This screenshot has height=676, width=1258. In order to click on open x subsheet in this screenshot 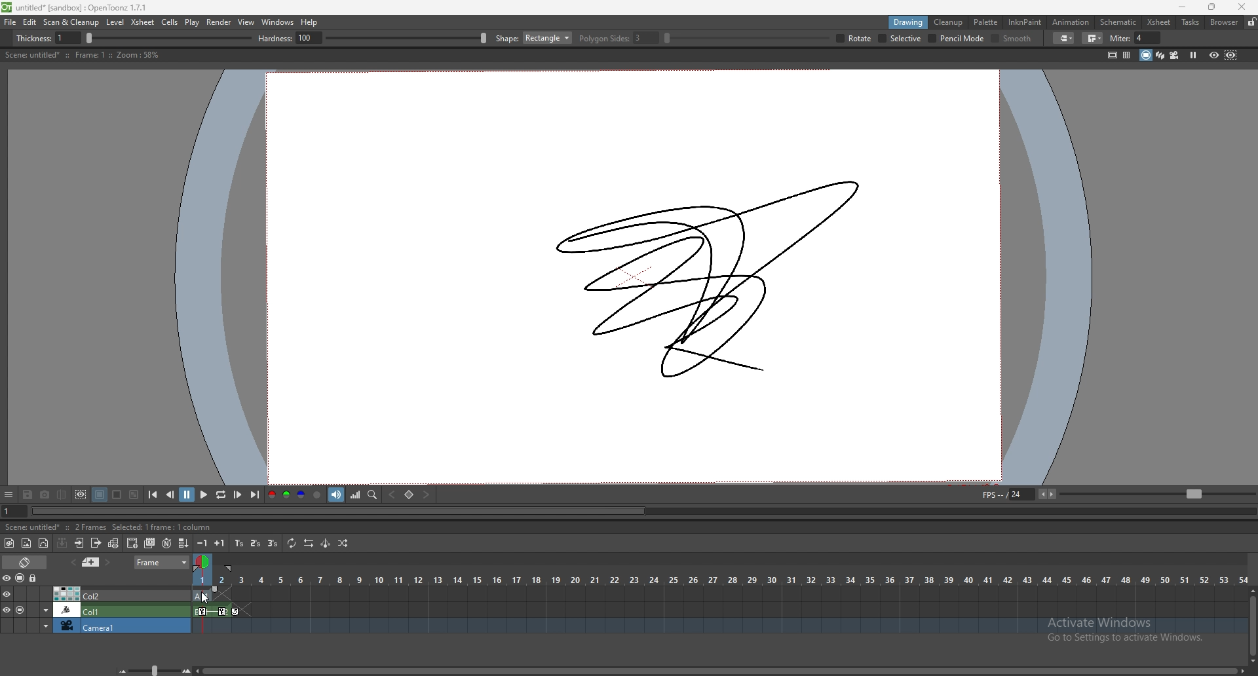, I will do `click(79, 543)`.